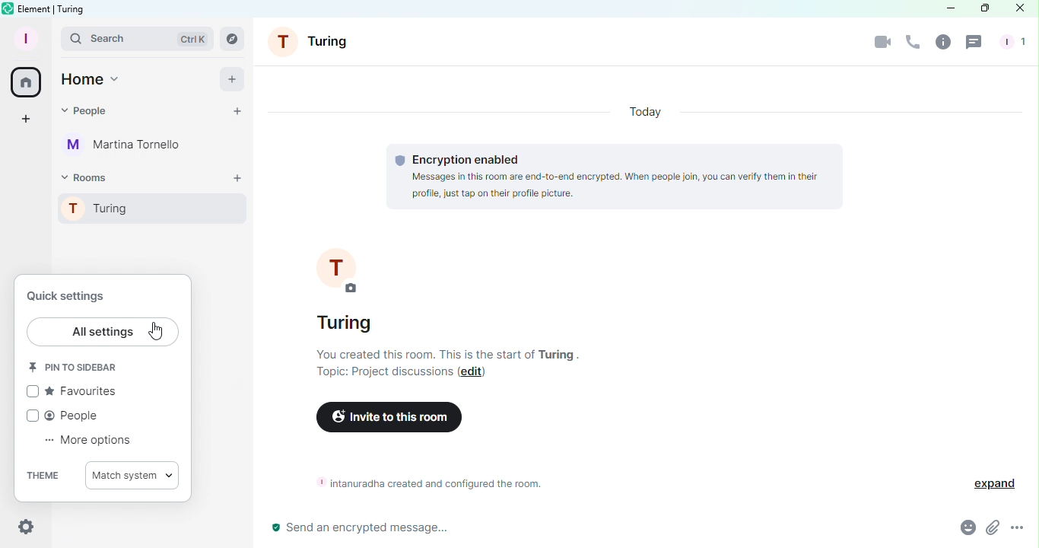 The width and height of the screenshot is (1039, 548). Describe the element at coordinates (87, 113) in the screenshot. I see `People` at that location.